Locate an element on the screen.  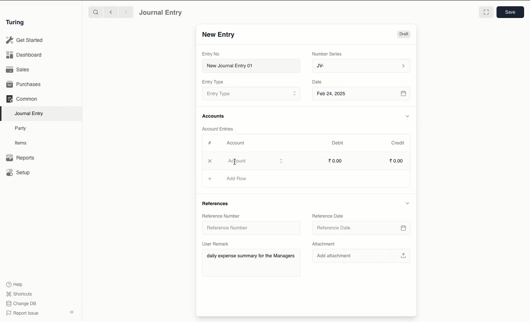
Feb 24, 2025 is located at coordinates (362, 94).